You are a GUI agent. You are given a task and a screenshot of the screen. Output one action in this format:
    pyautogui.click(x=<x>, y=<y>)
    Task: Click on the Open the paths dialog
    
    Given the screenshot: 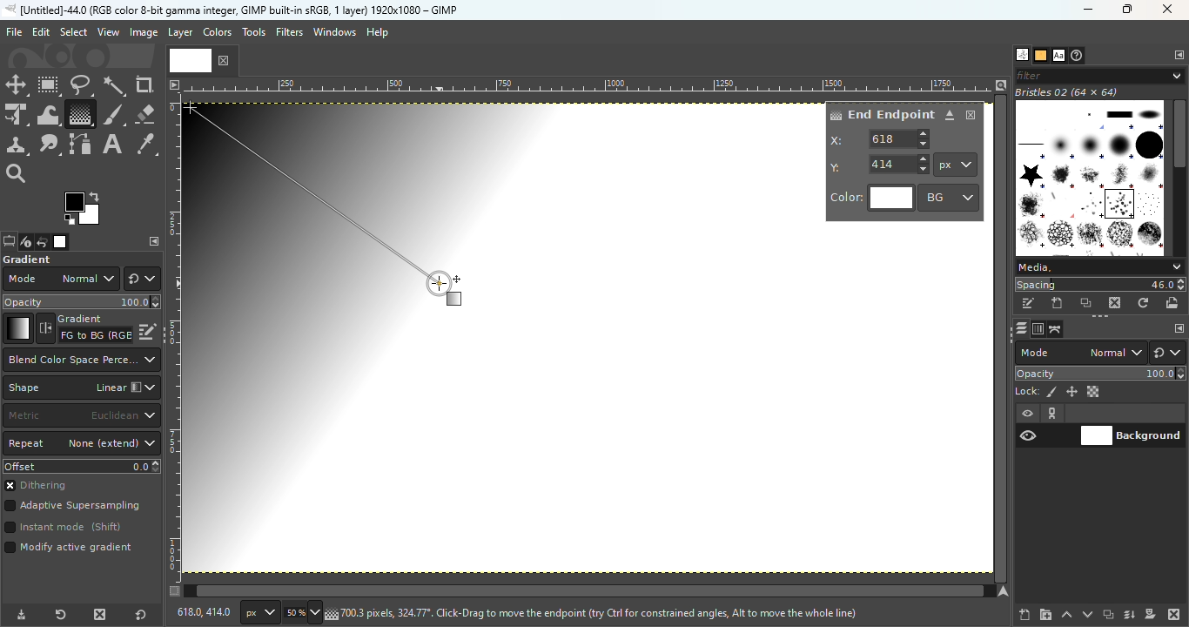 What is the action you would take?
    pyautogui.click(x=1056, y=329)
    